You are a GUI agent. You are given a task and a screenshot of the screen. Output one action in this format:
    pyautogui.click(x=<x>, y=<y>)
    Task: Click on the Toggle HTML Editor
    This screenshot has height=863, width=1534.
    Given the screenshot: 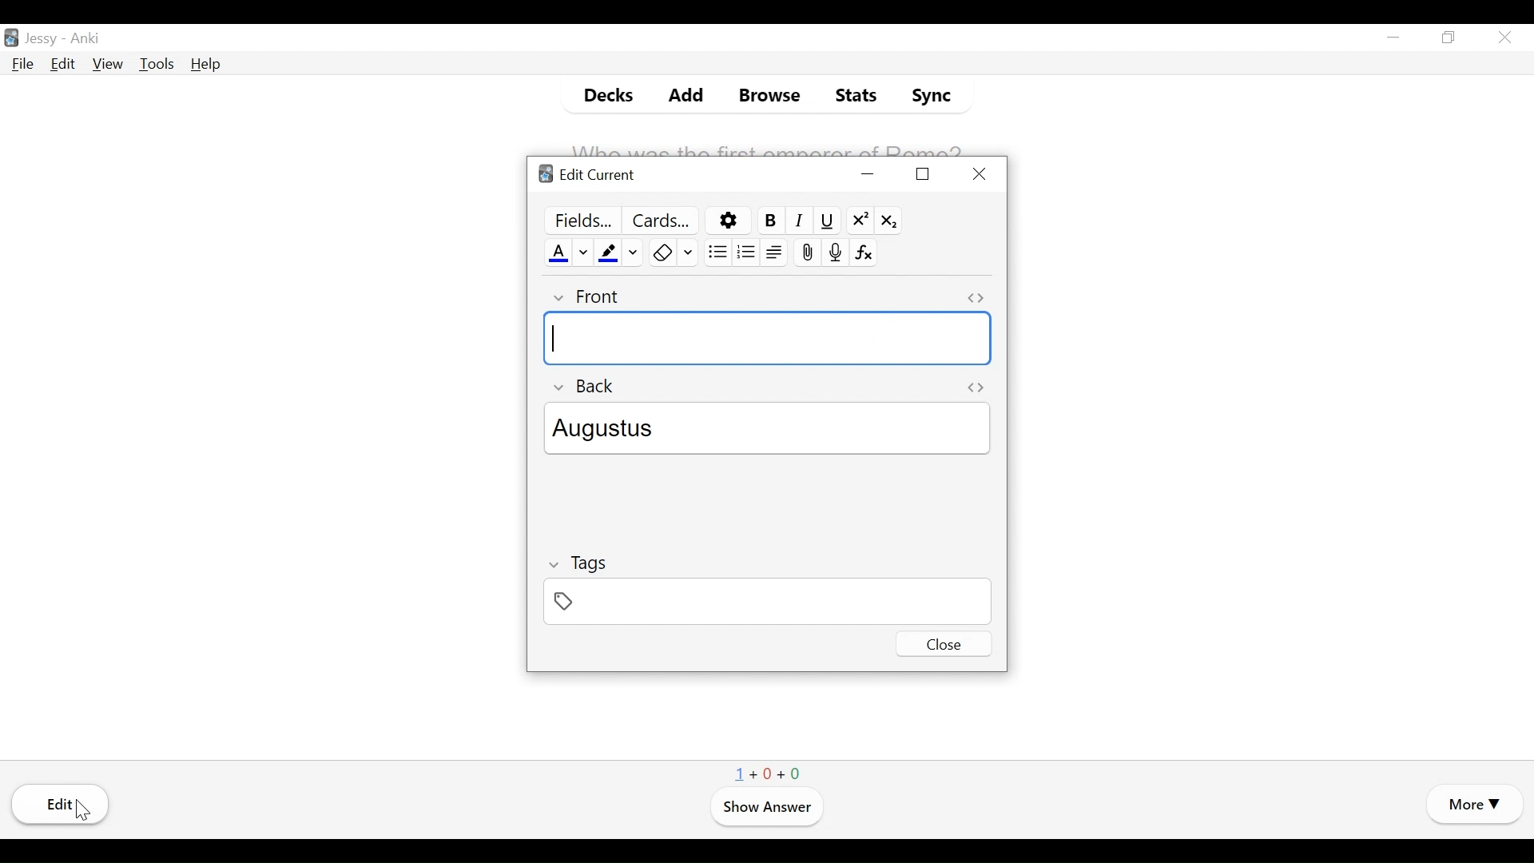 What is the action you would take?
    pyautogui.click(x=974, y=298)
    